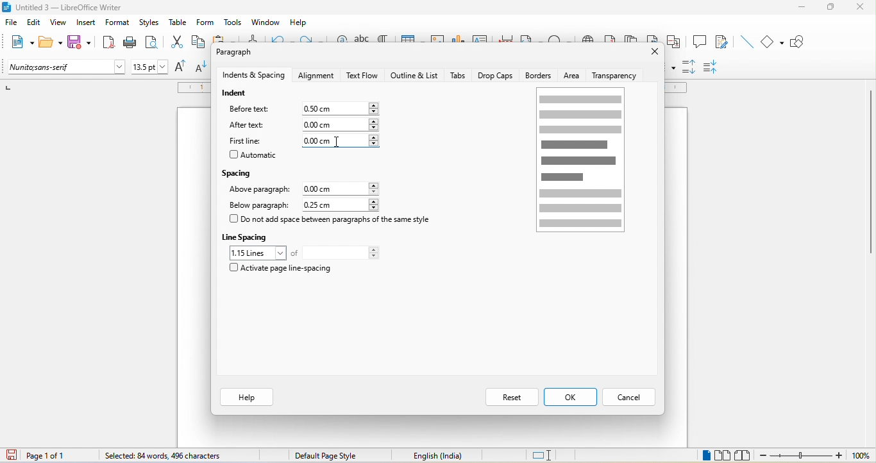 This screenshot has height=463, width=876. What do you see at coordinates (67, 67) in the screenshot?
I see `font name` at bounding box center [67, 67].